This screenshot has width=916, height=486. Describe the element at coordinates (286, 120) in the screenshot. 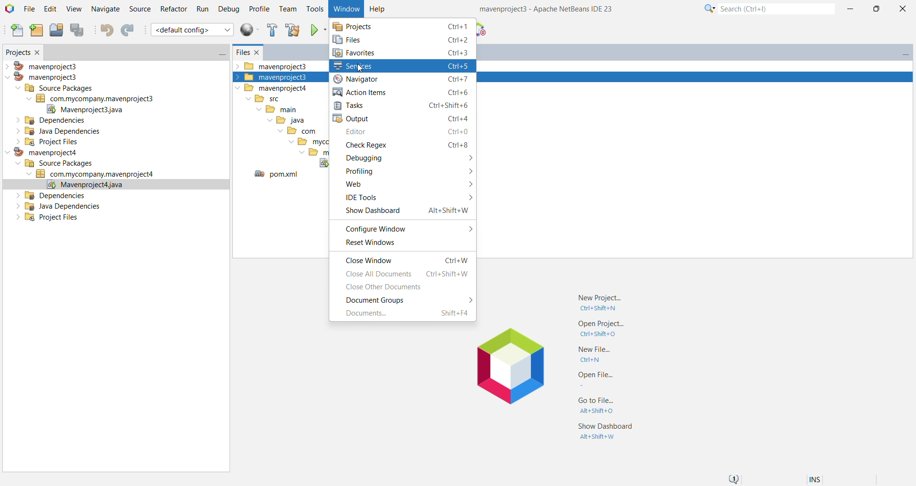

I see `java` at that location.